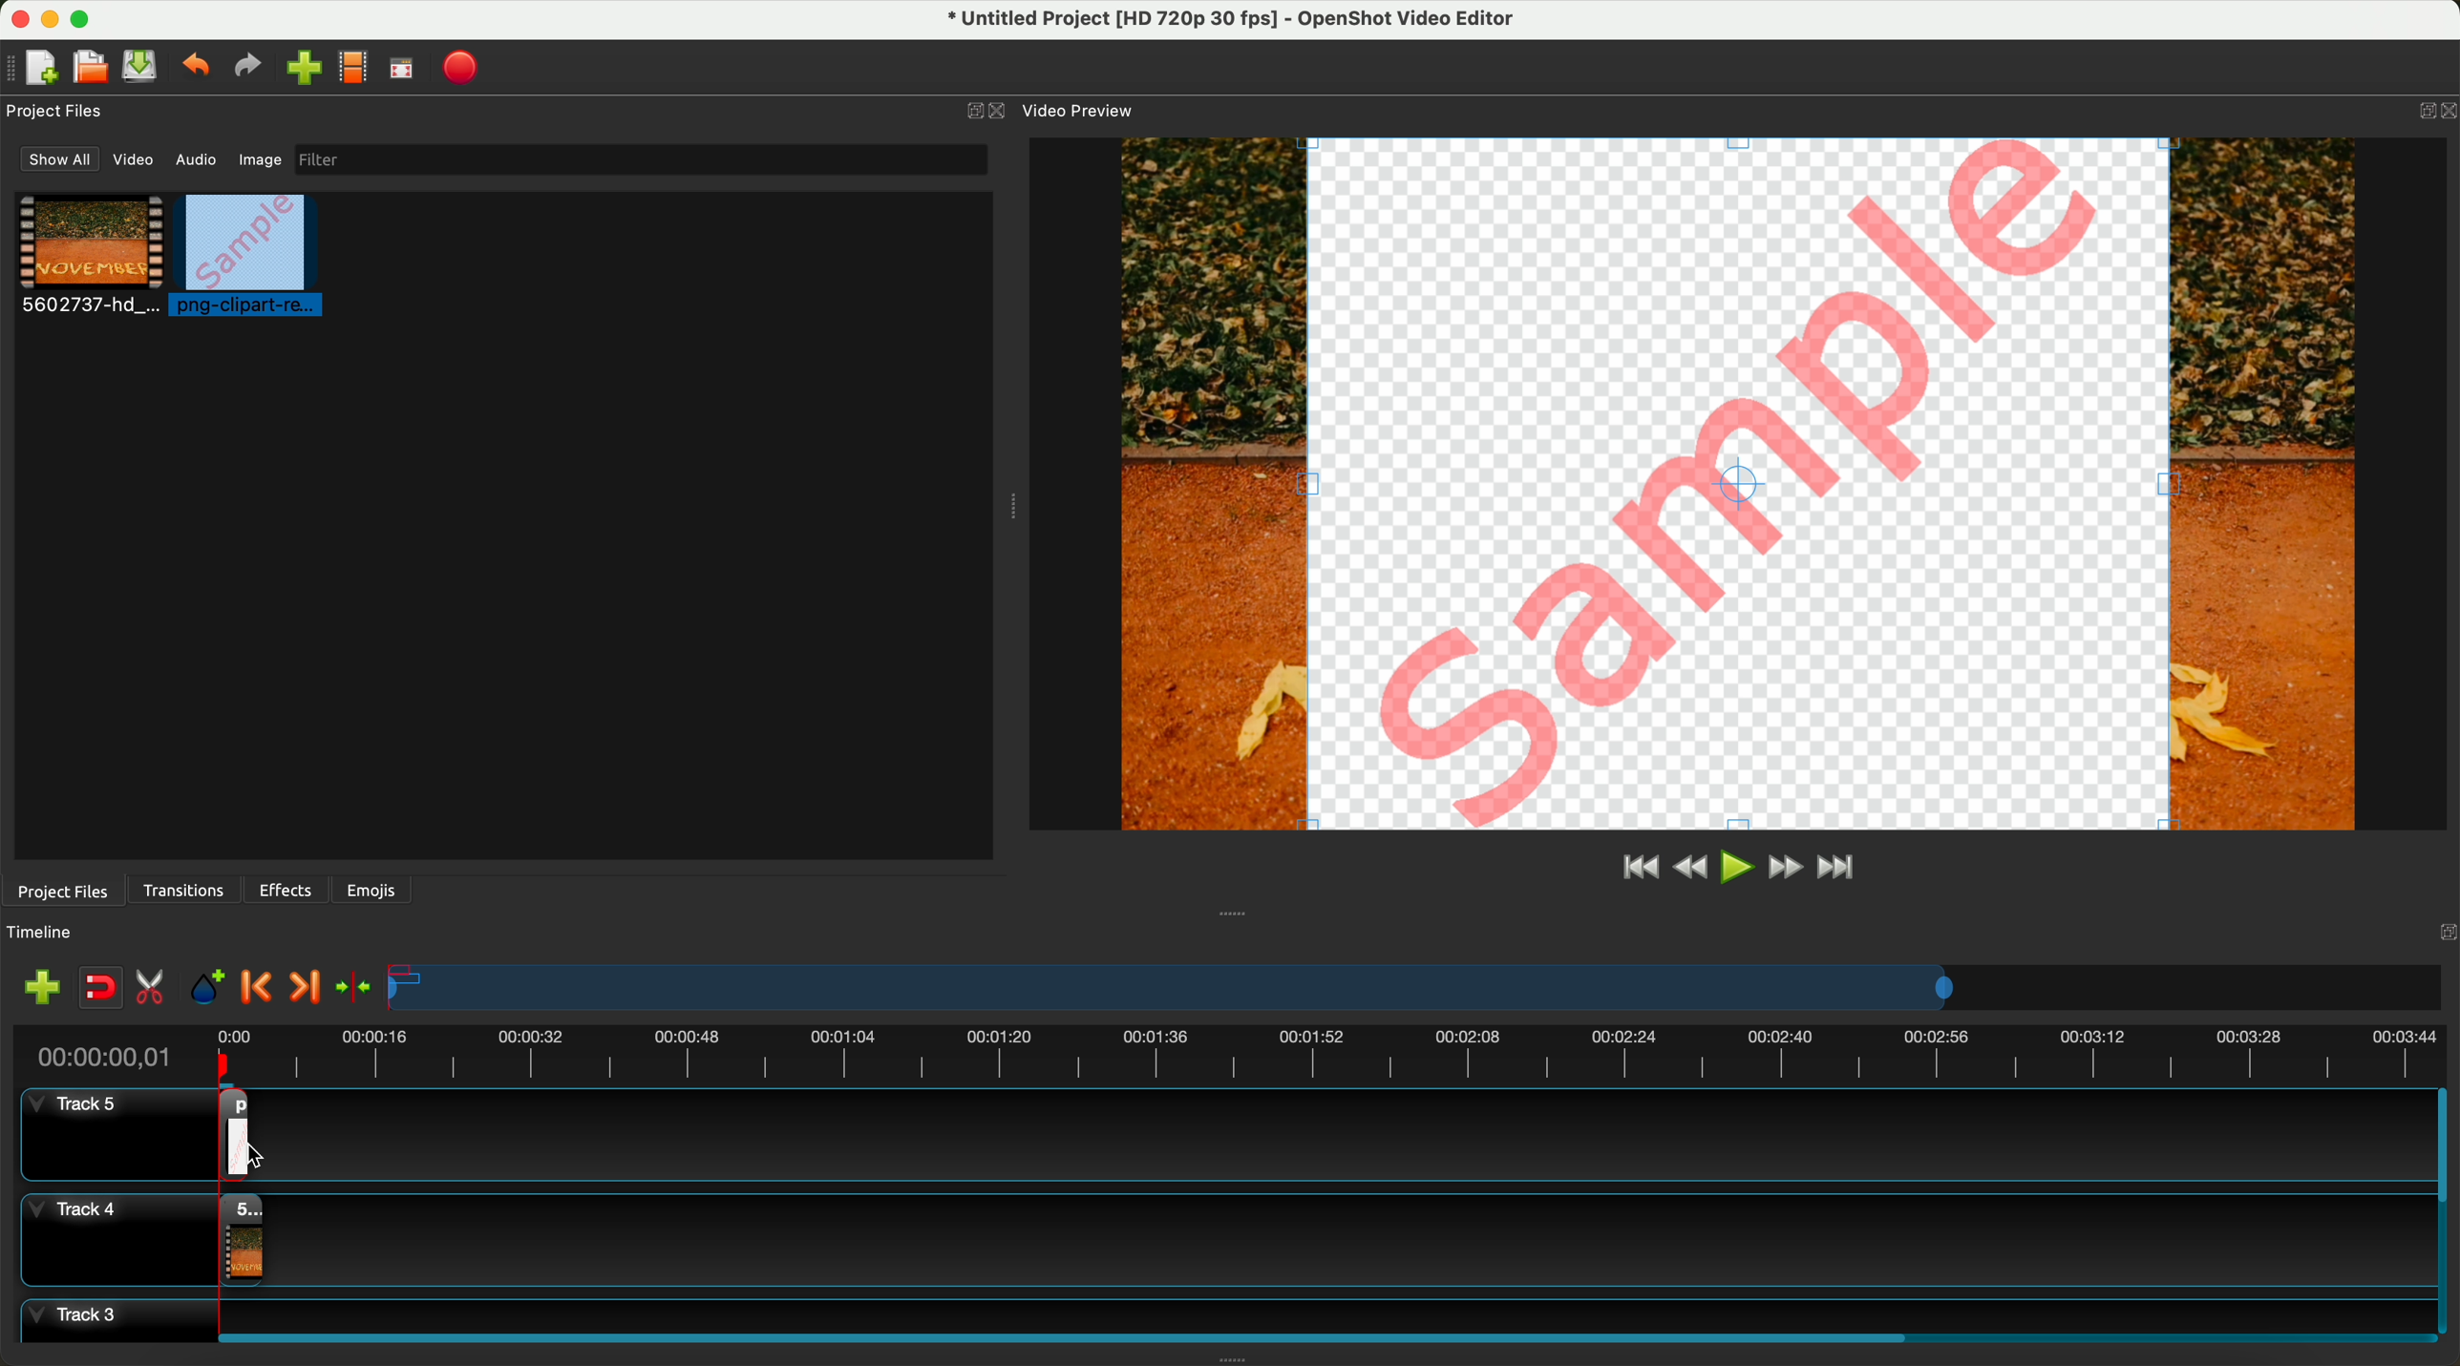 This screenshot has height=1366, width=2460. Describe the element at coordinates (252, 69) in the screenshot. I see `redo` at that location.